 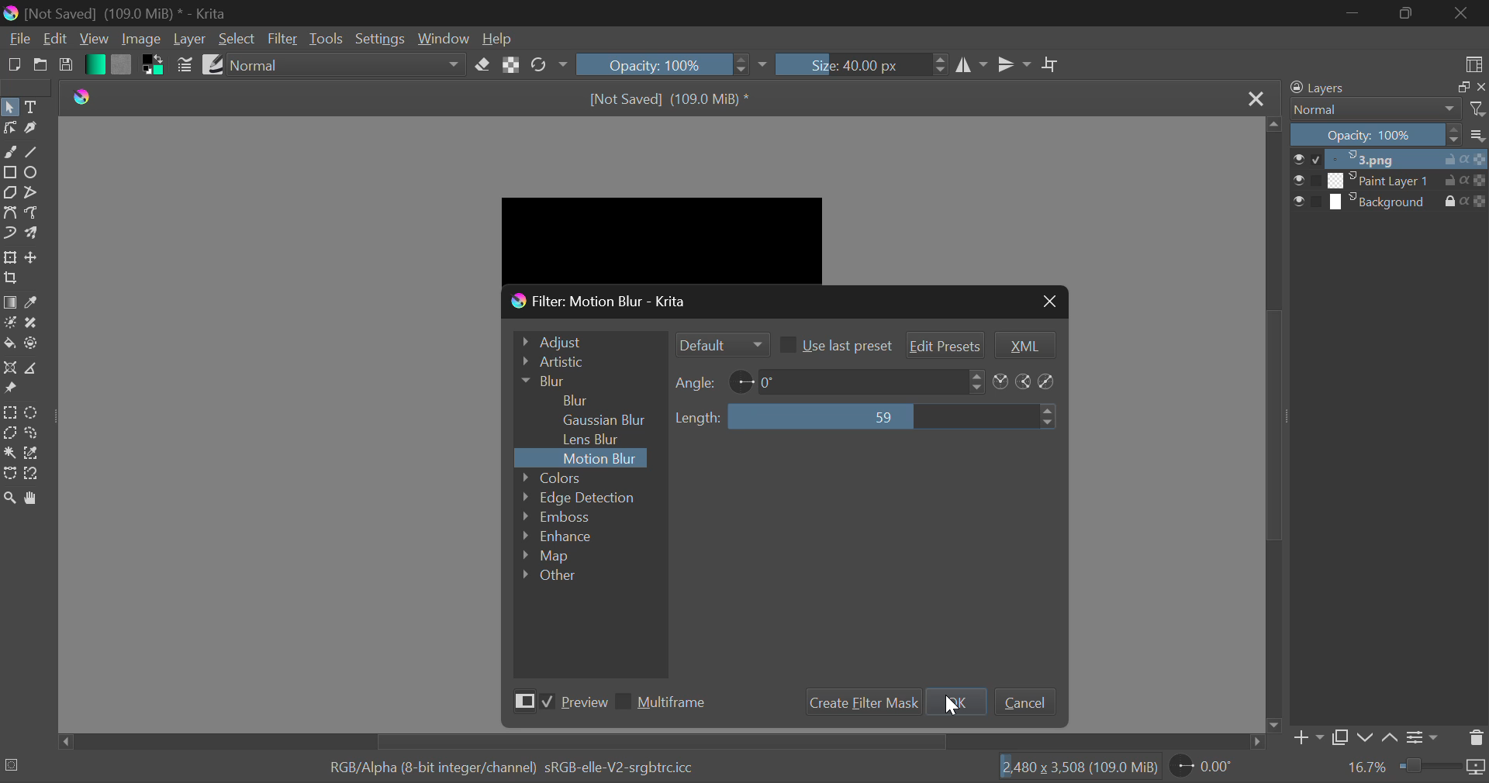 I want to click on Edit Presets, so click(x=946, y=343).